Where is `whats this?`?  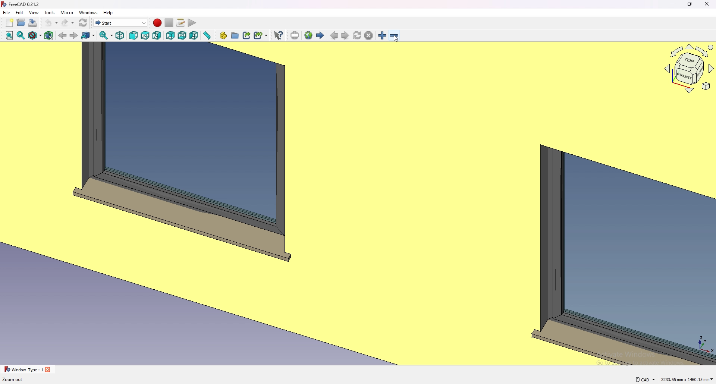 whats this? is located at coordinates (278, 35).